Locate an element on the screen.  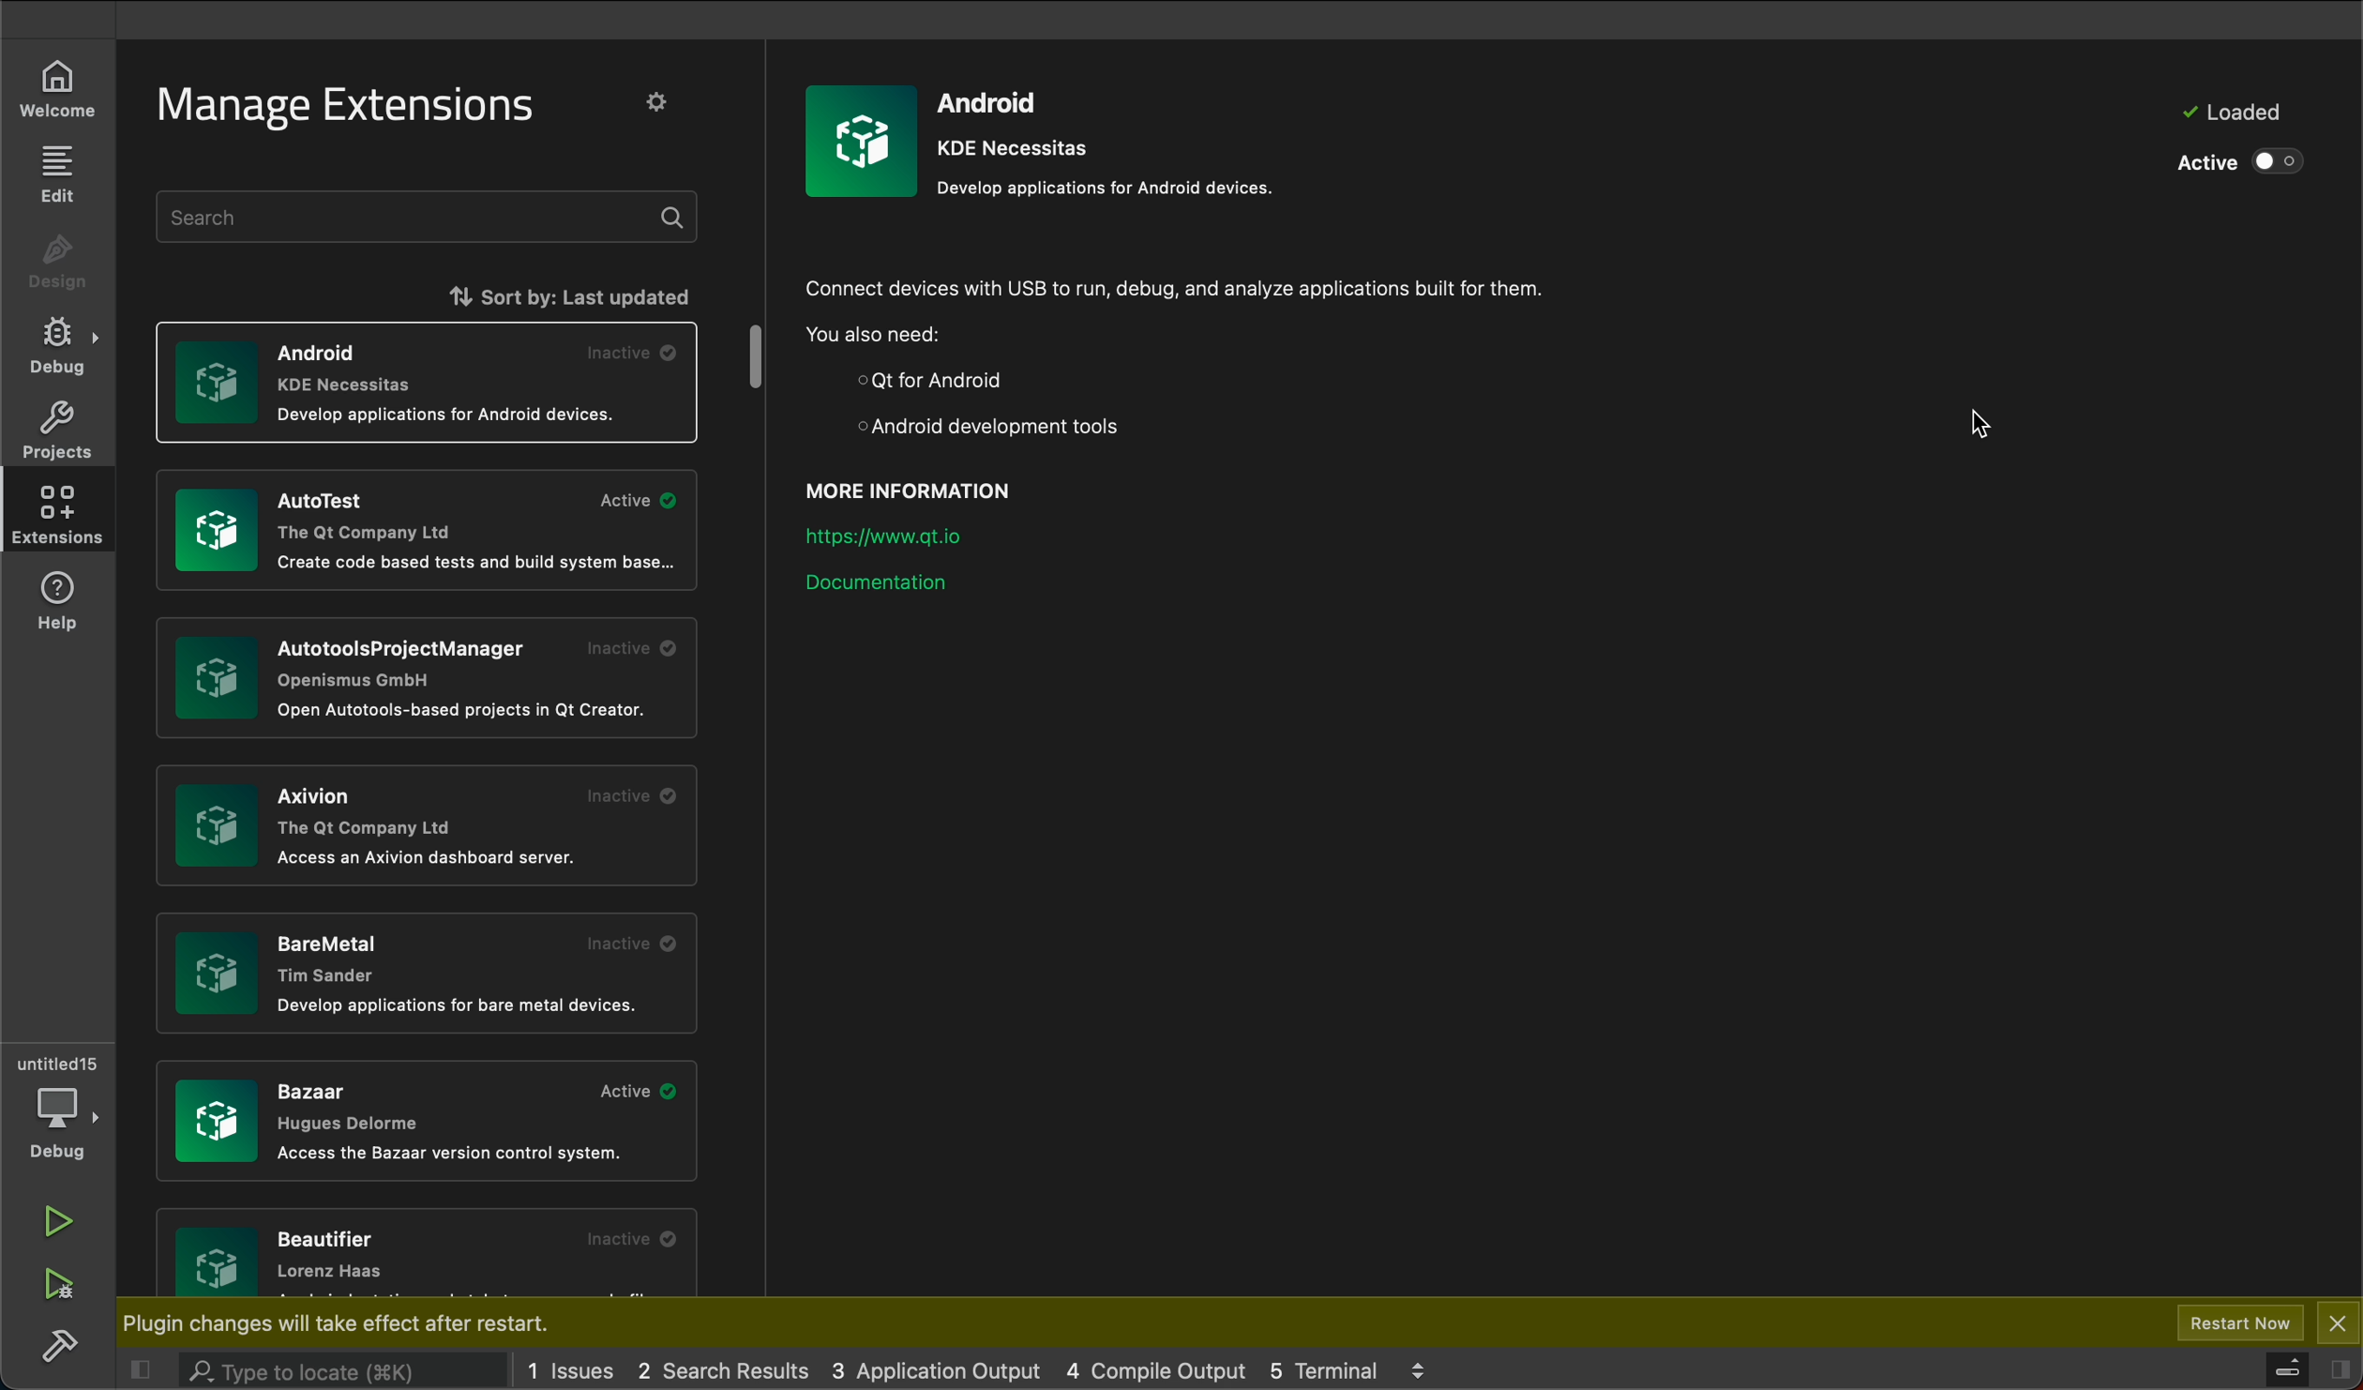
search is located at coordinates (431, 217).